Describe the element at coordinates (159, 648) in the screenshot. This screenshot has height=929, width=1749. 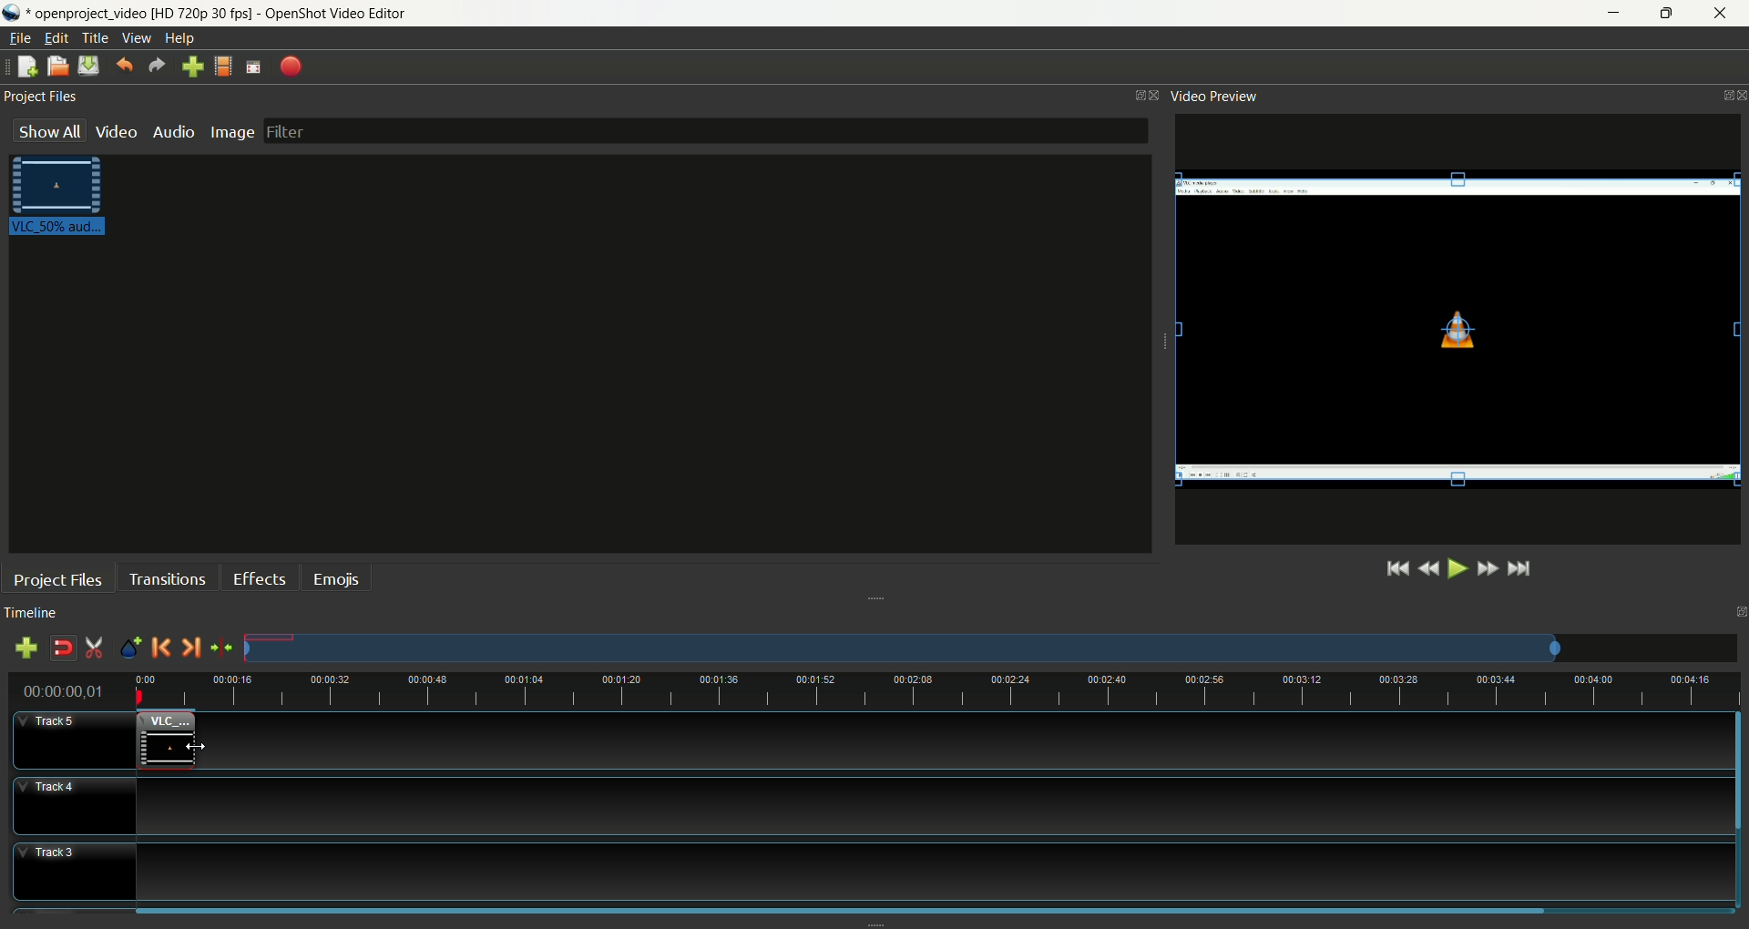
I see `previous marker` at that location.